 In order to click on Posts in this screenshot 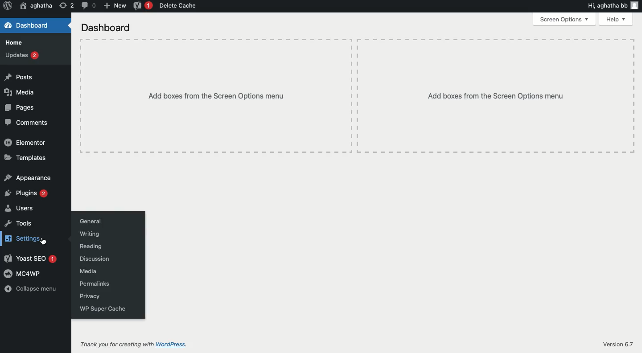, I will do `click(17, 77)`.